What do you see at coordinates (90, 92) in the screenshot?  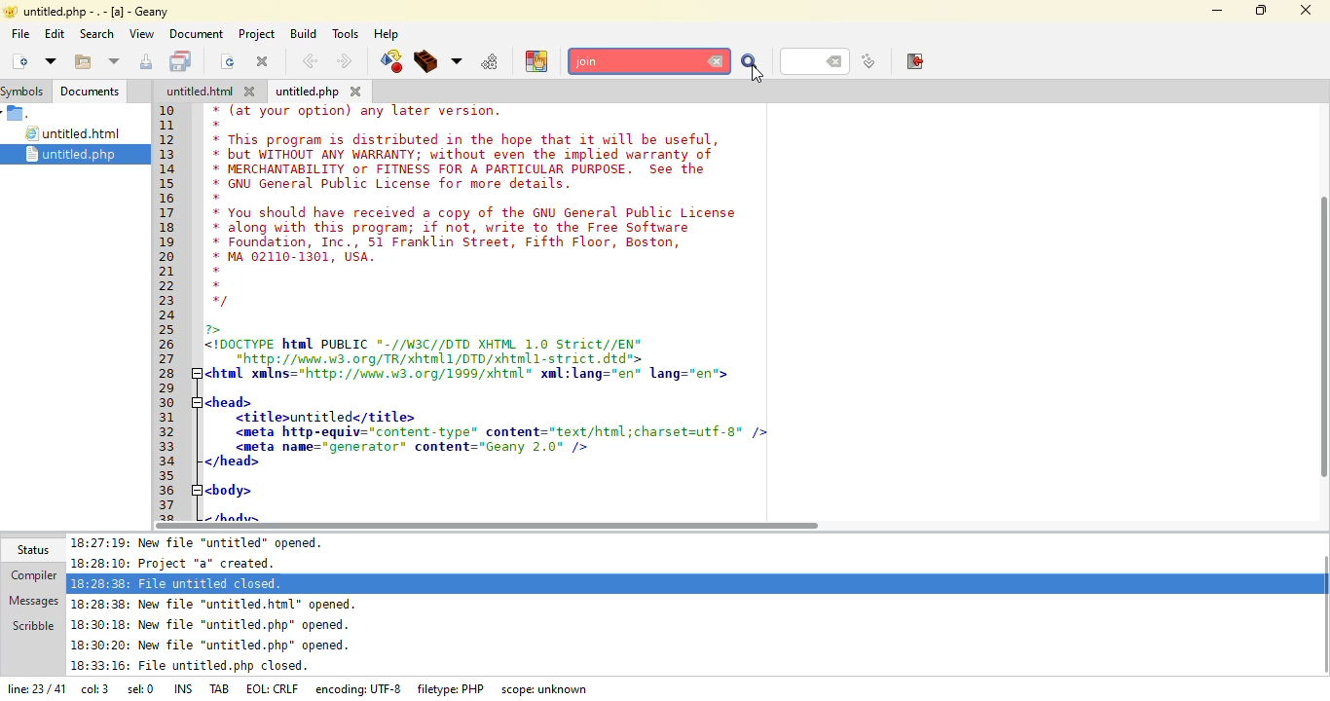 I see `documents` at bounding box center [90, 92].